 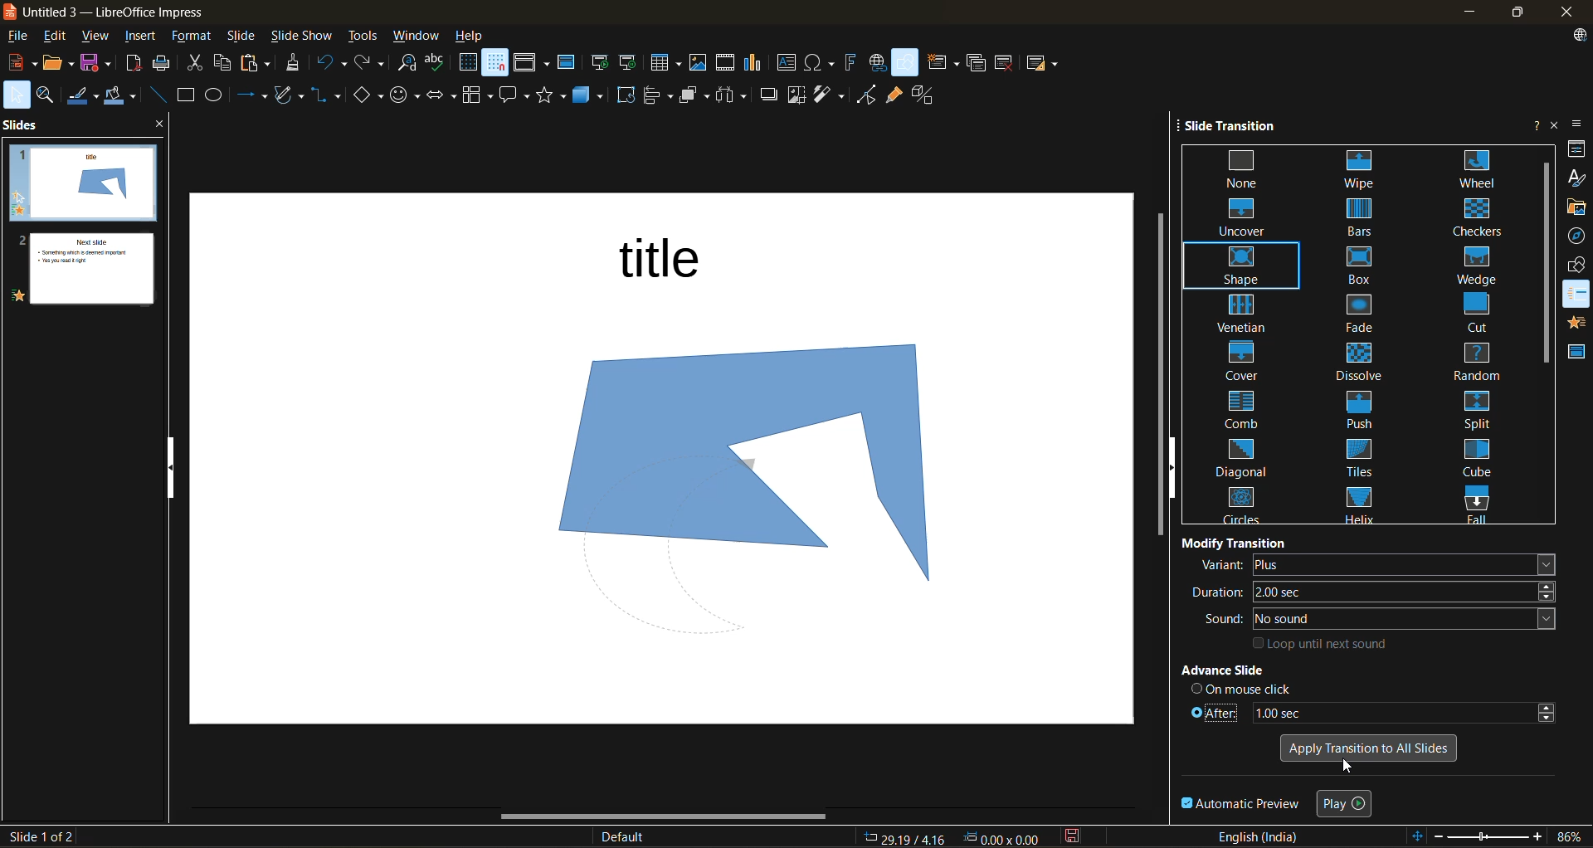 I want to click on close pane, so click(x=162, y=127).